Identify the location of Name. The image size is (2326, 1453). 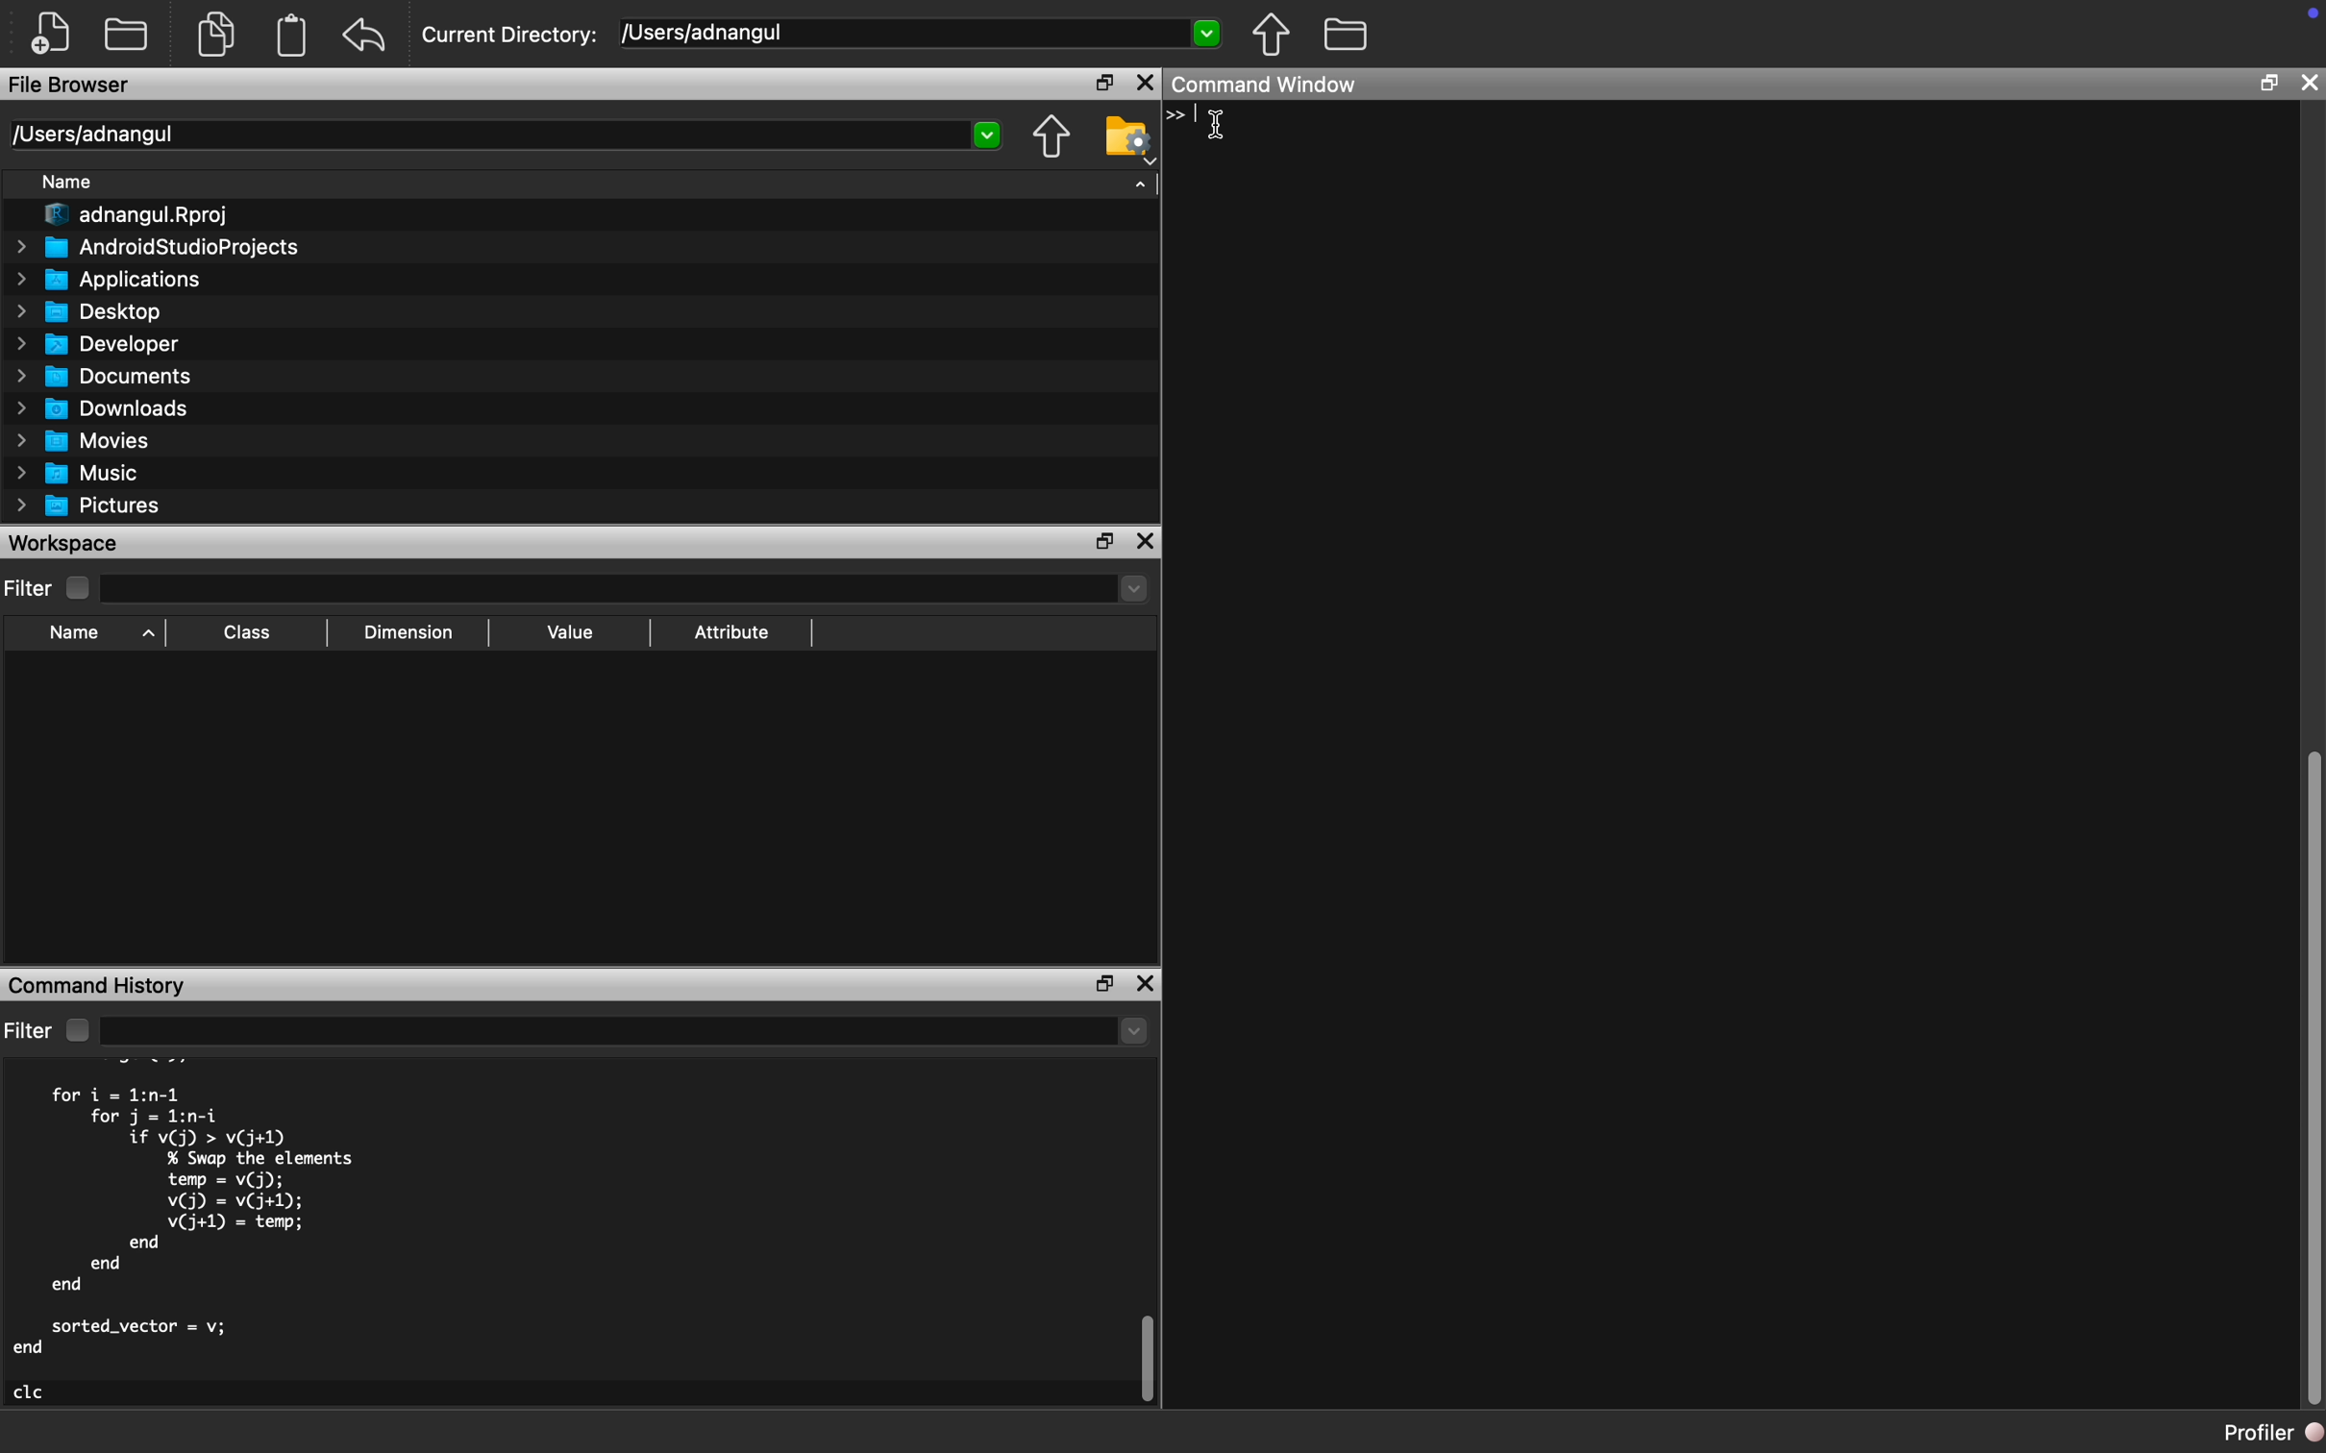
(65, 183).